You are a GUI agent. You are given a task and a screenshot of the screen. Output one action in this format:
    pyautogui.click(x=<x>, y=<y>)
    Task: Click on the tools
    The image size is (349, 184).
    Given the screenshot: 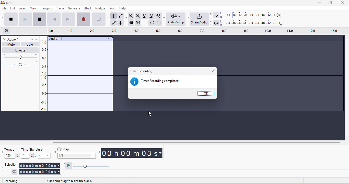 What is the action you would take?
    pyautogui.click(x=113, y=9)
    